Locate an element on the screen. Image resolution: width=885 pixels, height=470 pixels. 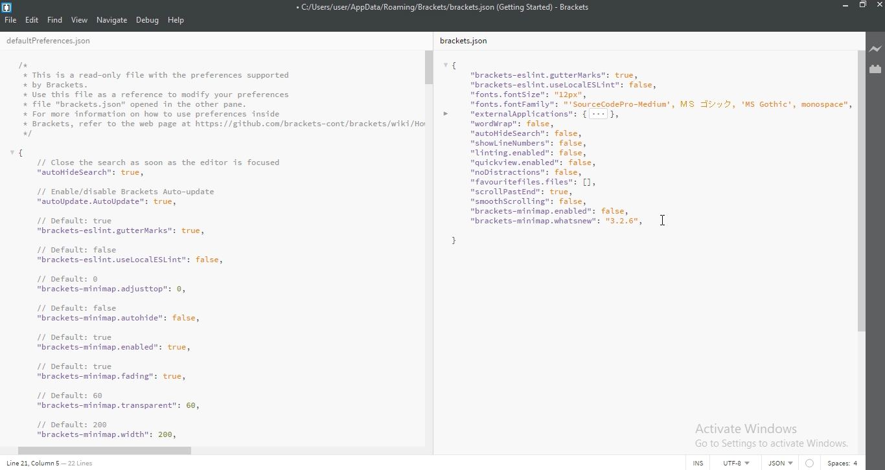
help is located at coordinates (176, 21).